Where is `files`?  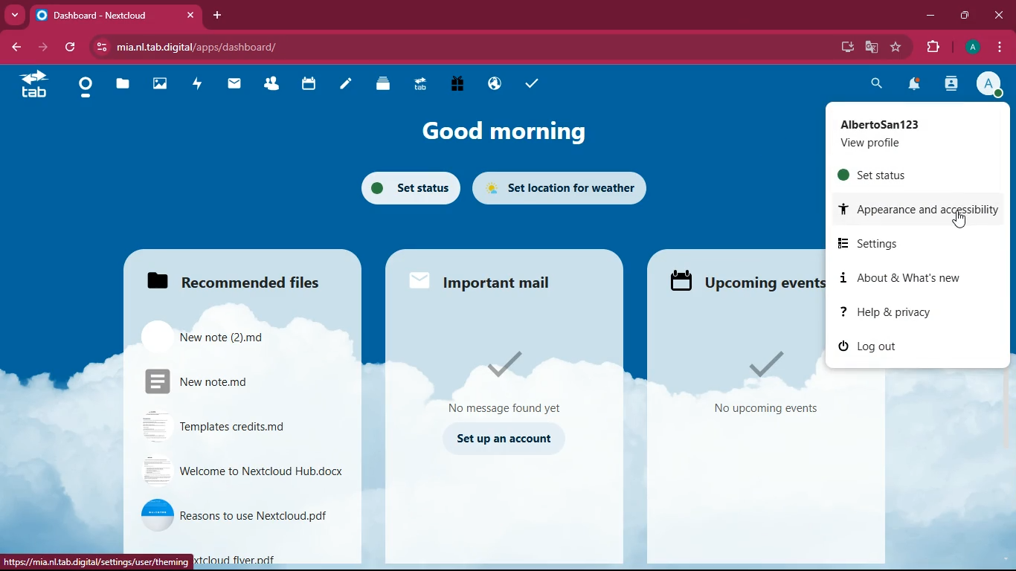 files is located at coordinates (121, 85).